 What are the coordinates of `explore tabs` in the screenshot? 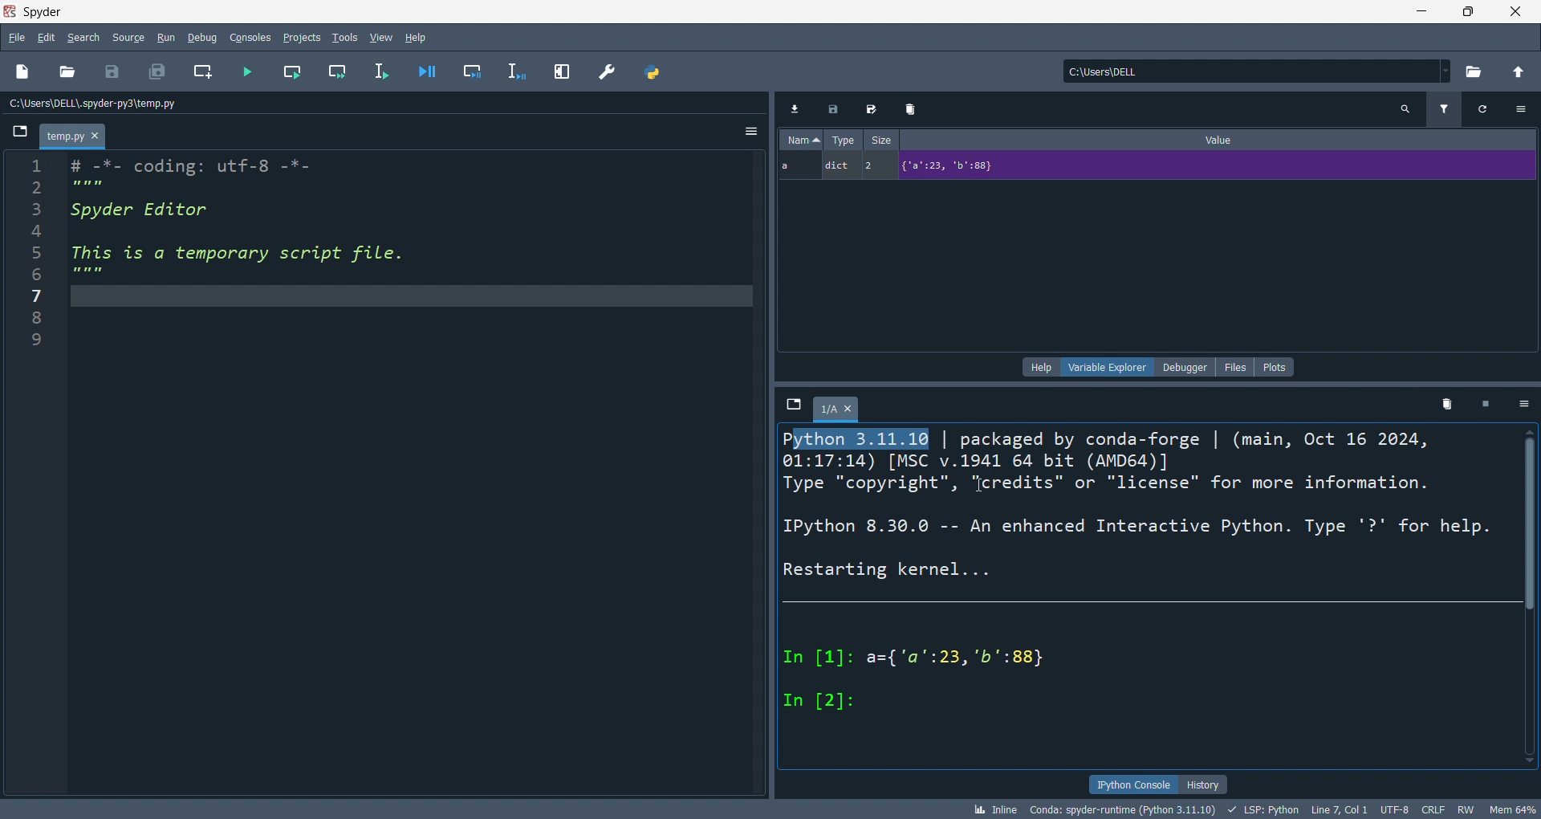 It's located at (794, 405).